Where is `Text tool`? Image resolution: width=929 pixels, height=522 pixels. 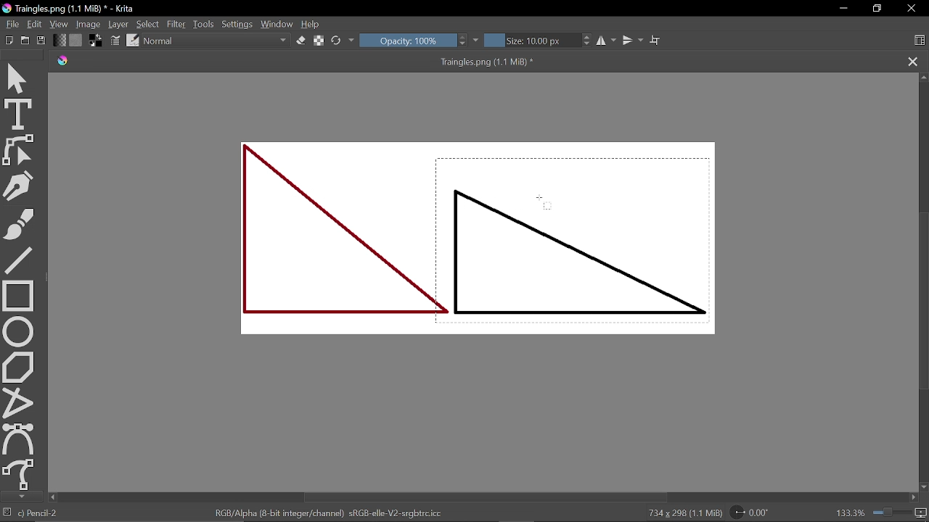
Text tool is located at coordinates (17, 115).